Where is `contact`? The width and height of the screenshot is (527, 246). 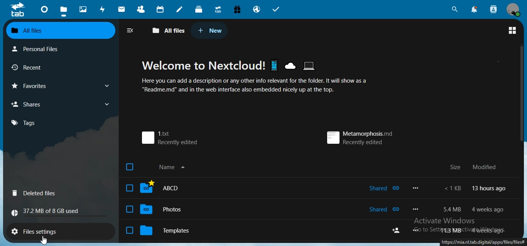
contact is located at coordinates (141, 8).